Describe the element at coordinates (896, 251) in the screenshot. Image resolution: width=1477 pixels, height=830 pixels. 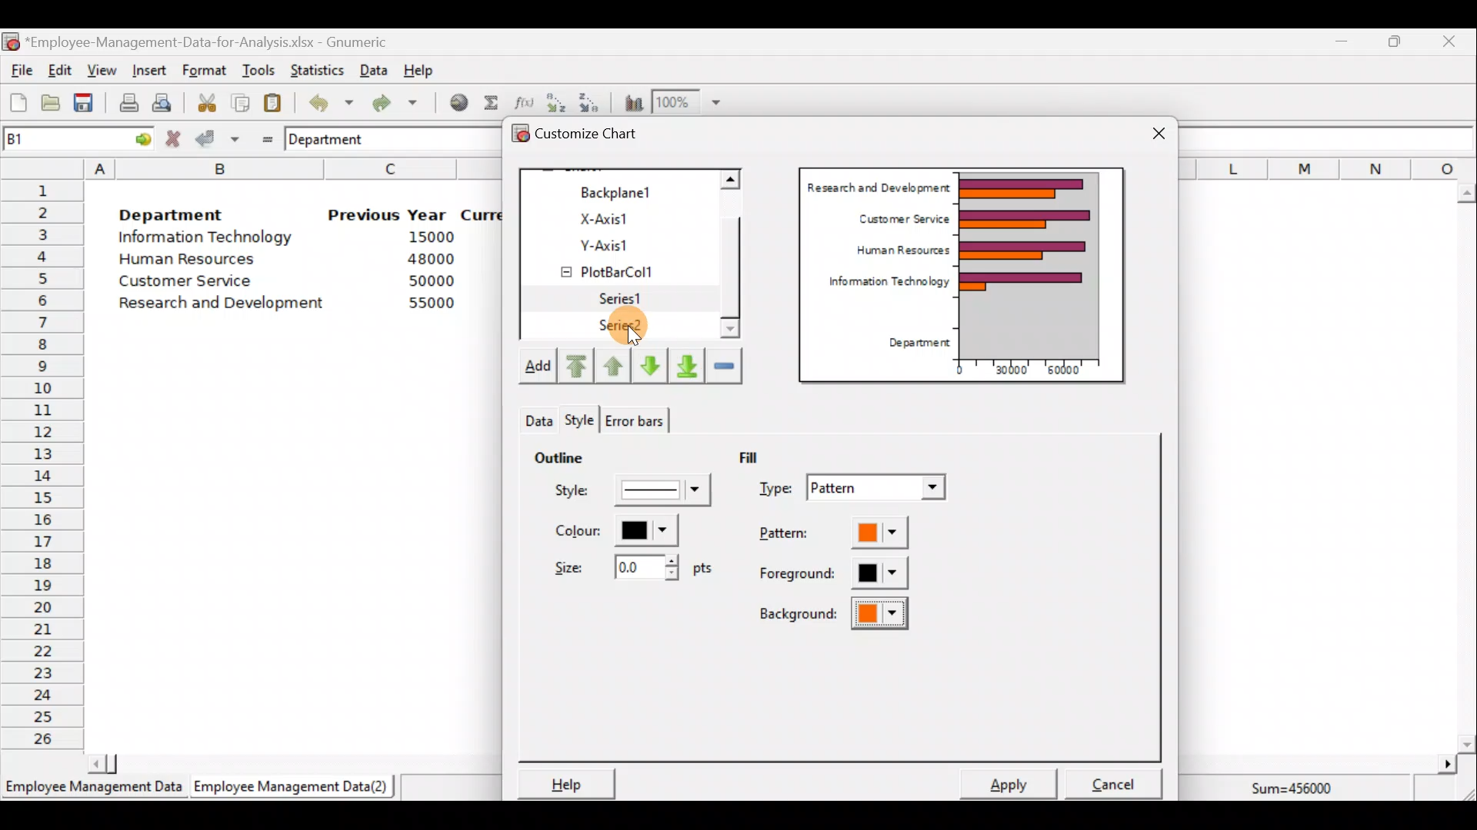
I see `Human Resources` at that location.